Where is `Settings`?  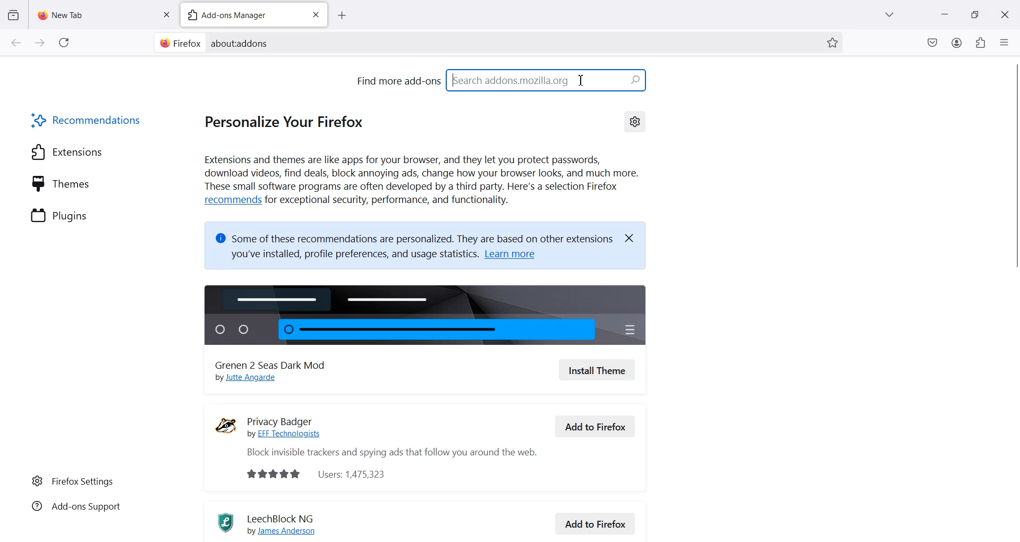 Settings is located at coordinates (635, 121).